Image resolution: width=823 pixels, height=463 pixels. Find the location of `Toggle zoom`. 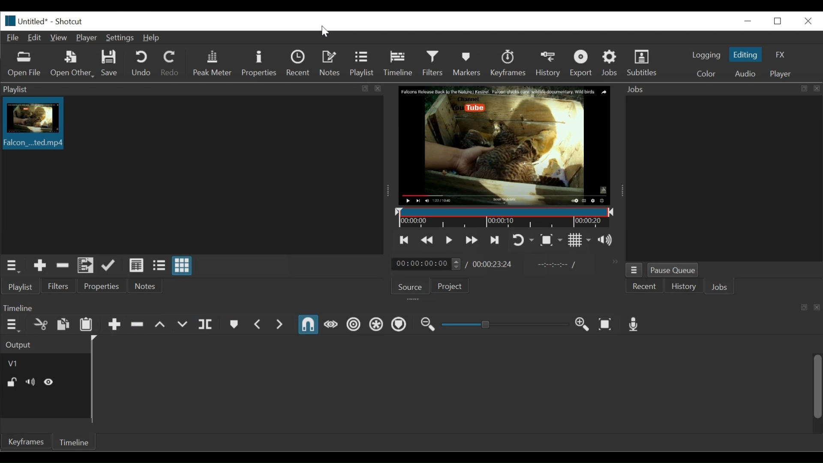

Toggle zoom is located at coordinates (552, 241).